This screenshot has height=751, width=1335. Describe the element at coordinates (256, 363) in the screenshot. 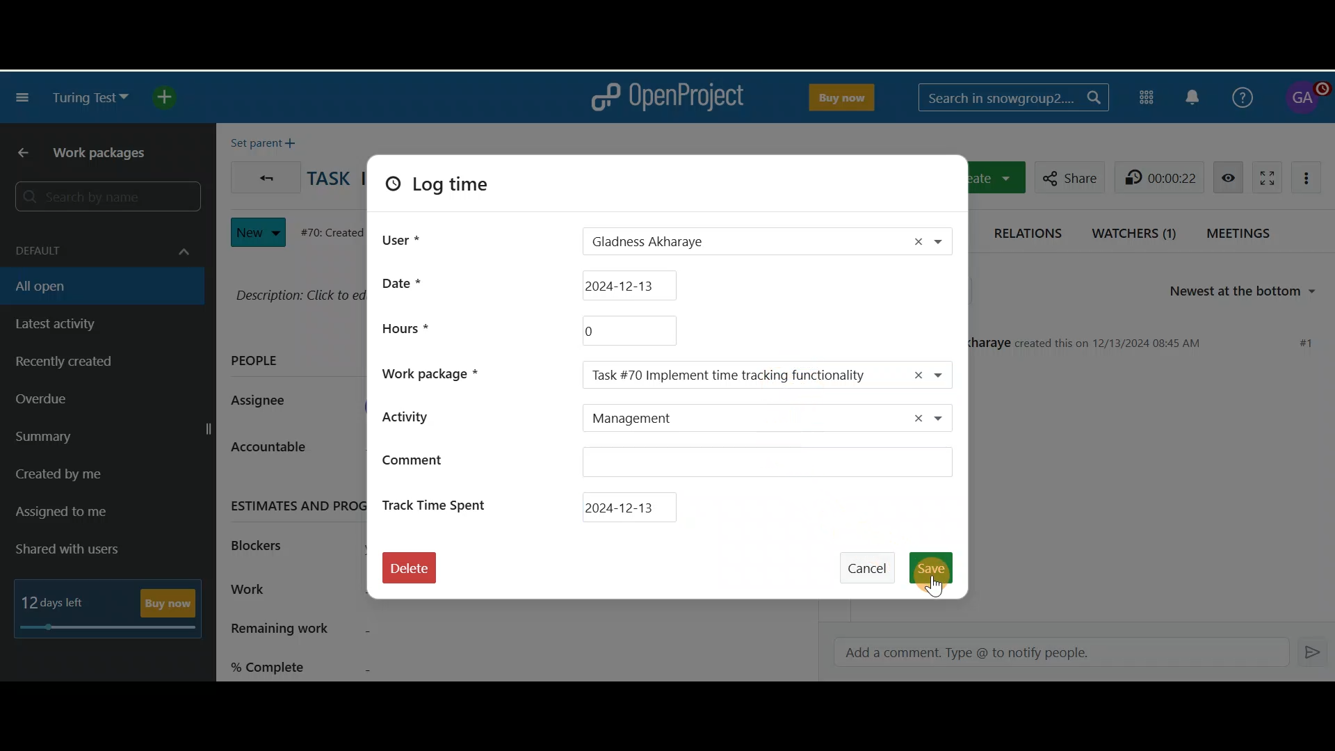

I see `PEOPLE` at that location.